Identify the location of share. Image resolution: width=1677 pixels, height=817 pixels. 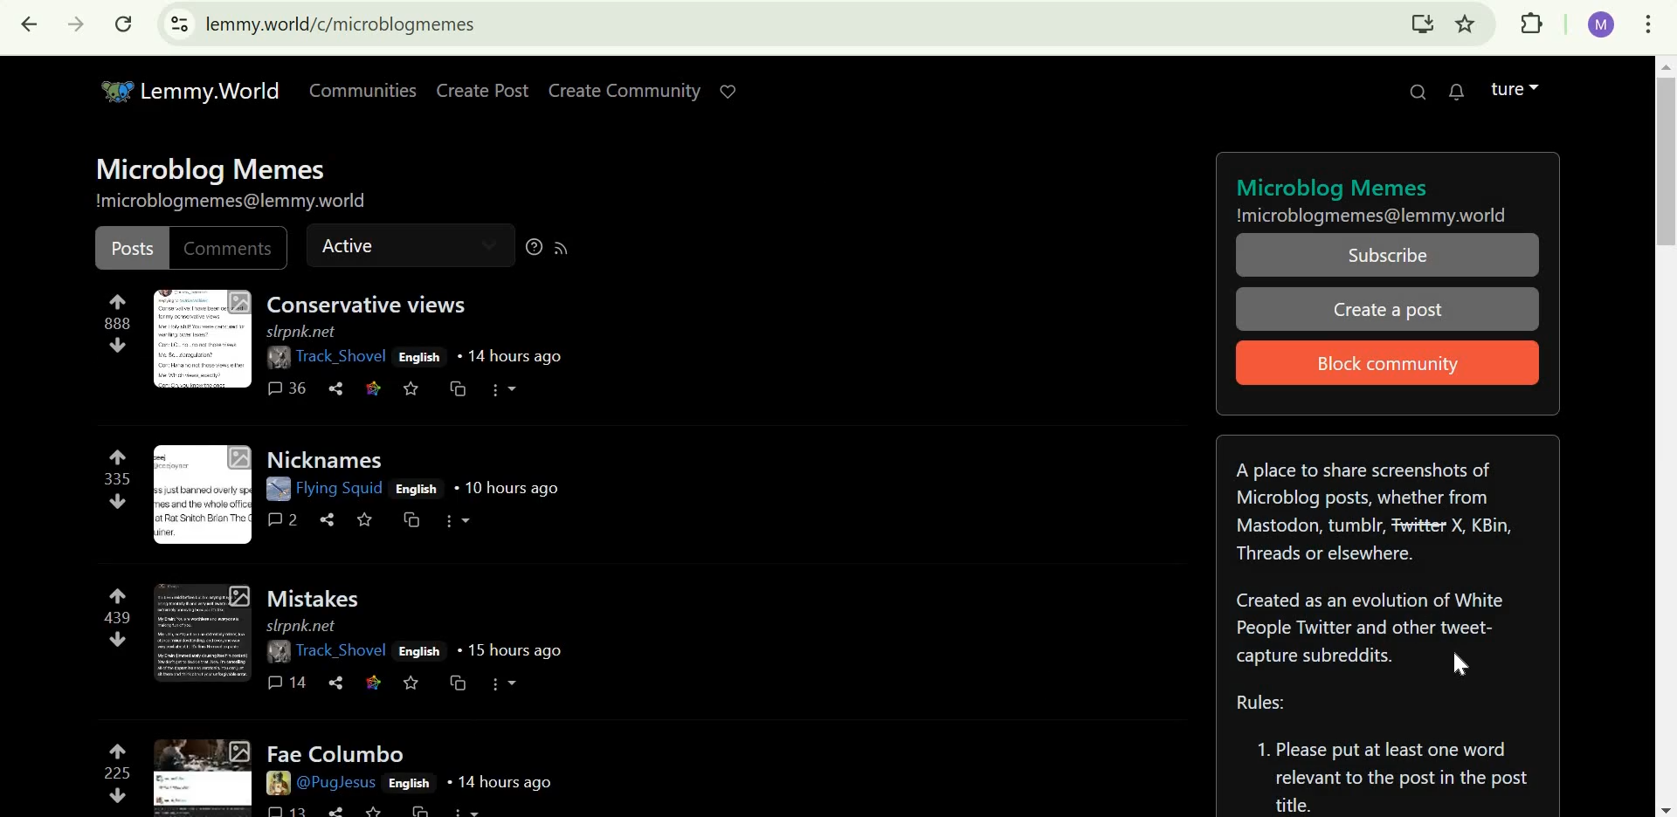
(337, 388).